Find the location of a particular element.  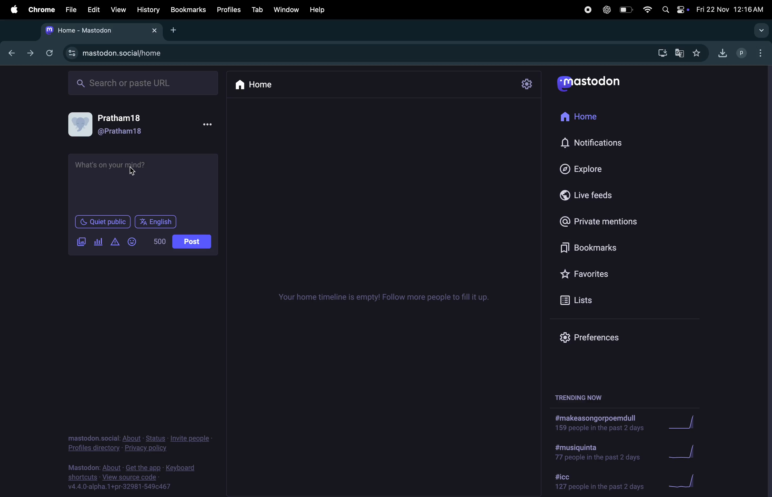

lists is located at coordinates (588, 298).